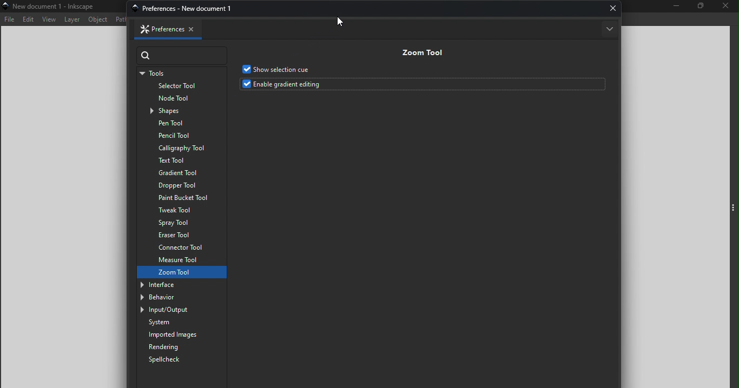  Describe the element at coordinates (178, 334) in the screenshot. I see `Imported images` at that location.